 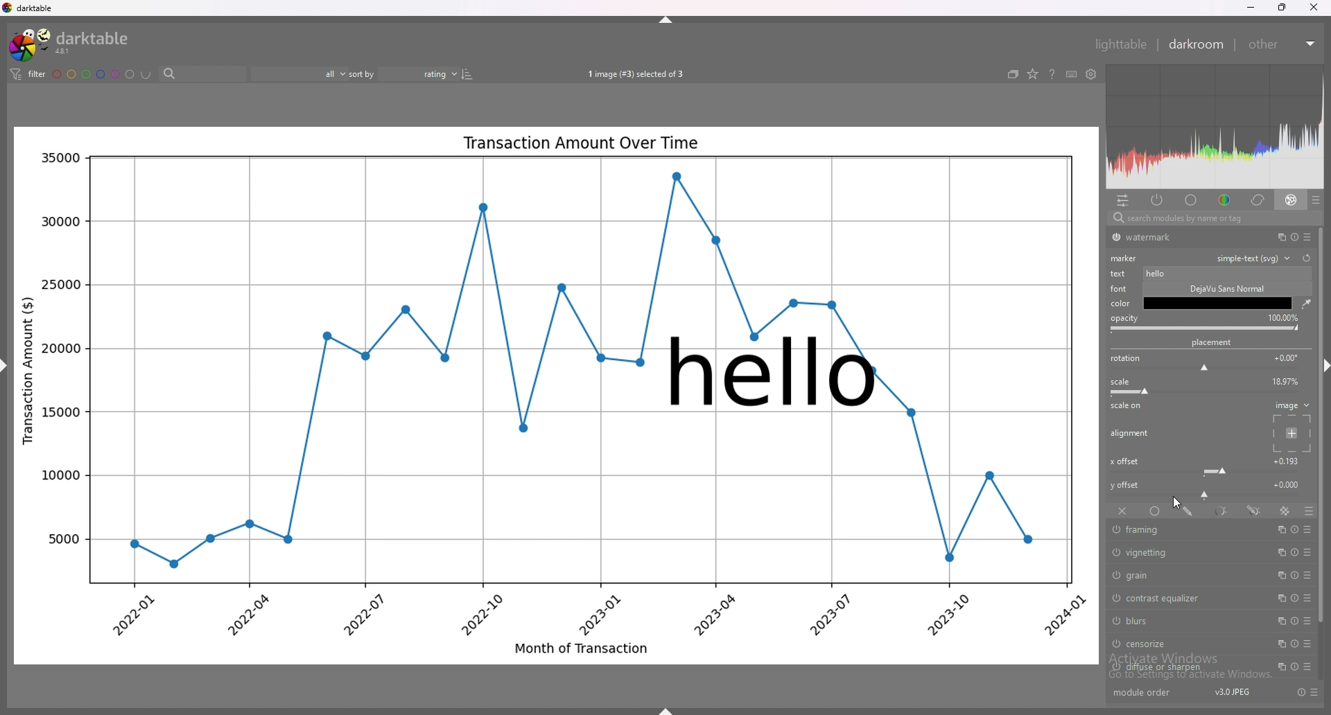 I want to click on roation, so click(x=1125, y=359).